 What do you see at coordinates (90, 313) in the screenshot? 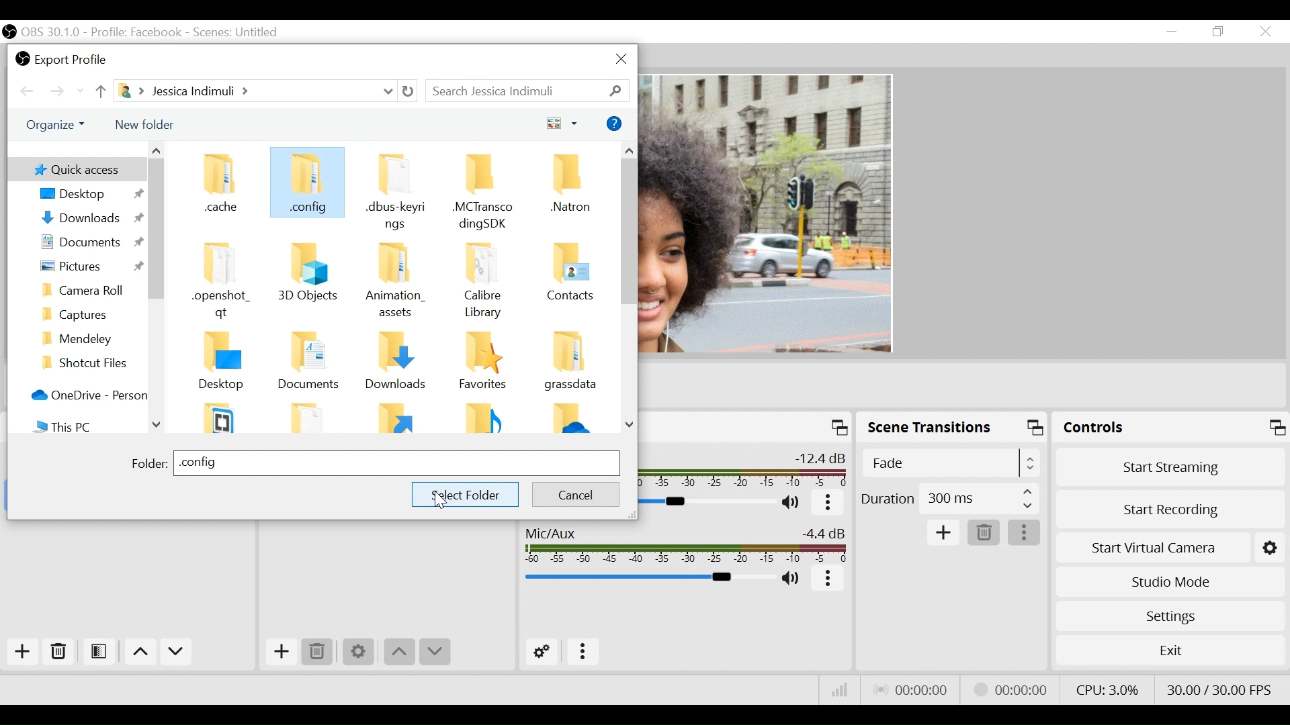
I see `Folder` at bounding box center [90, 313].